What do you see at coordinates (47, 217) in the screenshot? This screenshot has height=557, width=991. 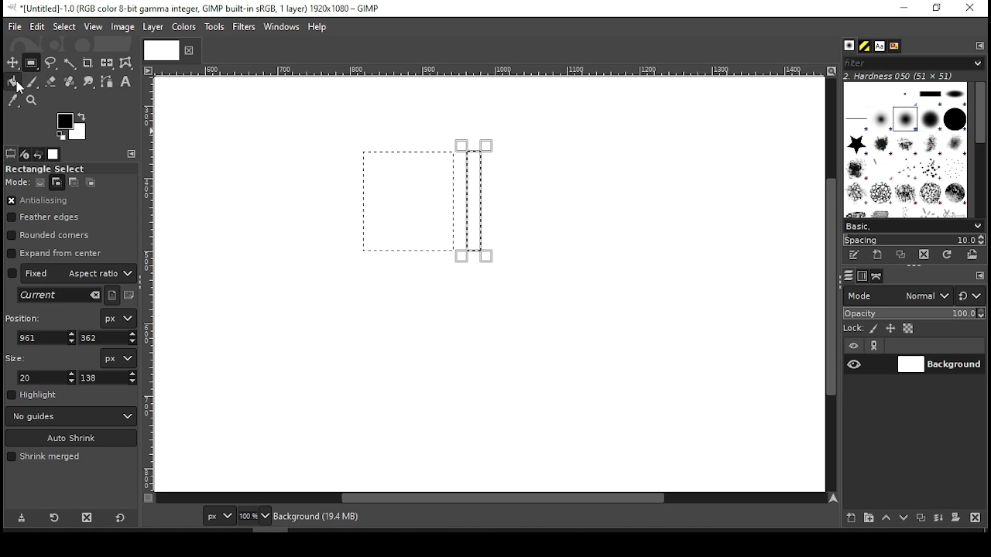 I see `feather edges` at bounding box center [47, 217].